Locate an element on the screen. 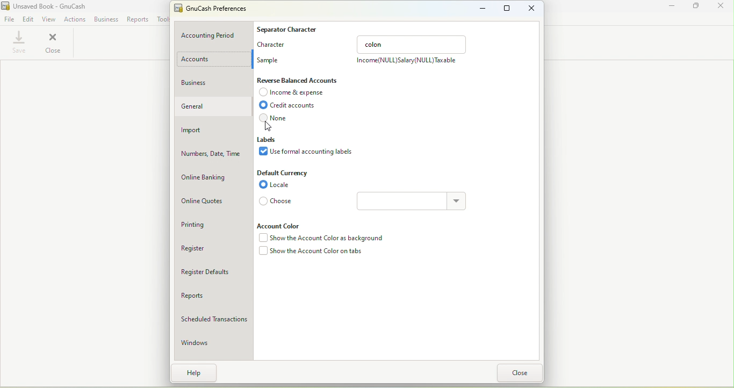 This screenshot has width=734, height=388. Help is located at coordinates (197, 372).